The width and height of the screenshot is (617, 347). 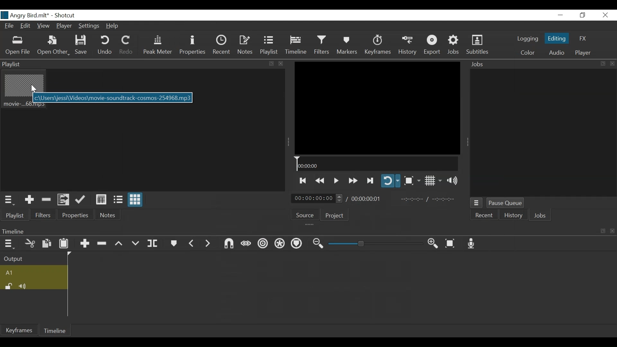 I want to click on Ripple markers, so click(x=297, y=243).